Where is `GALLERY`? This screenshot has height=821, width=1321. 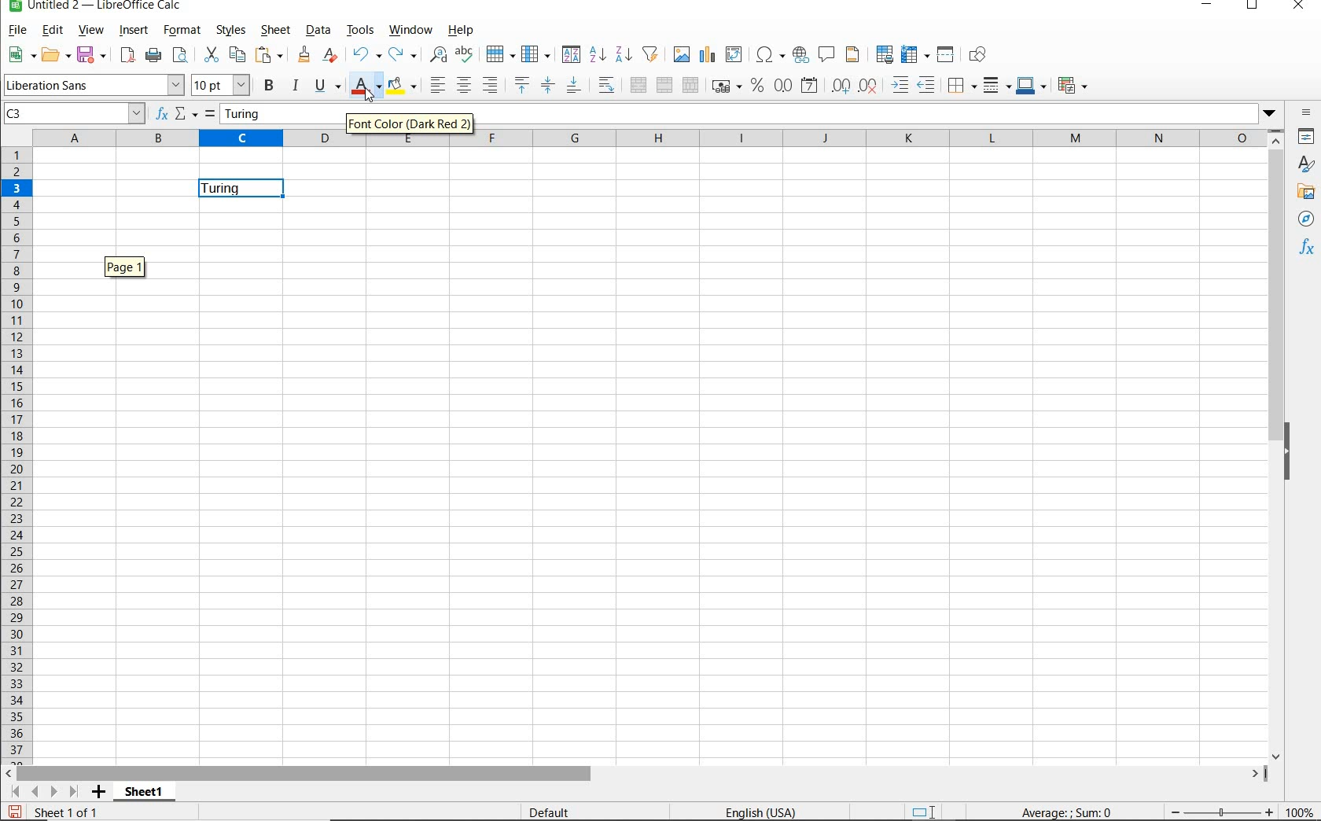
GALLERY is located at coordinates (1308, 193).